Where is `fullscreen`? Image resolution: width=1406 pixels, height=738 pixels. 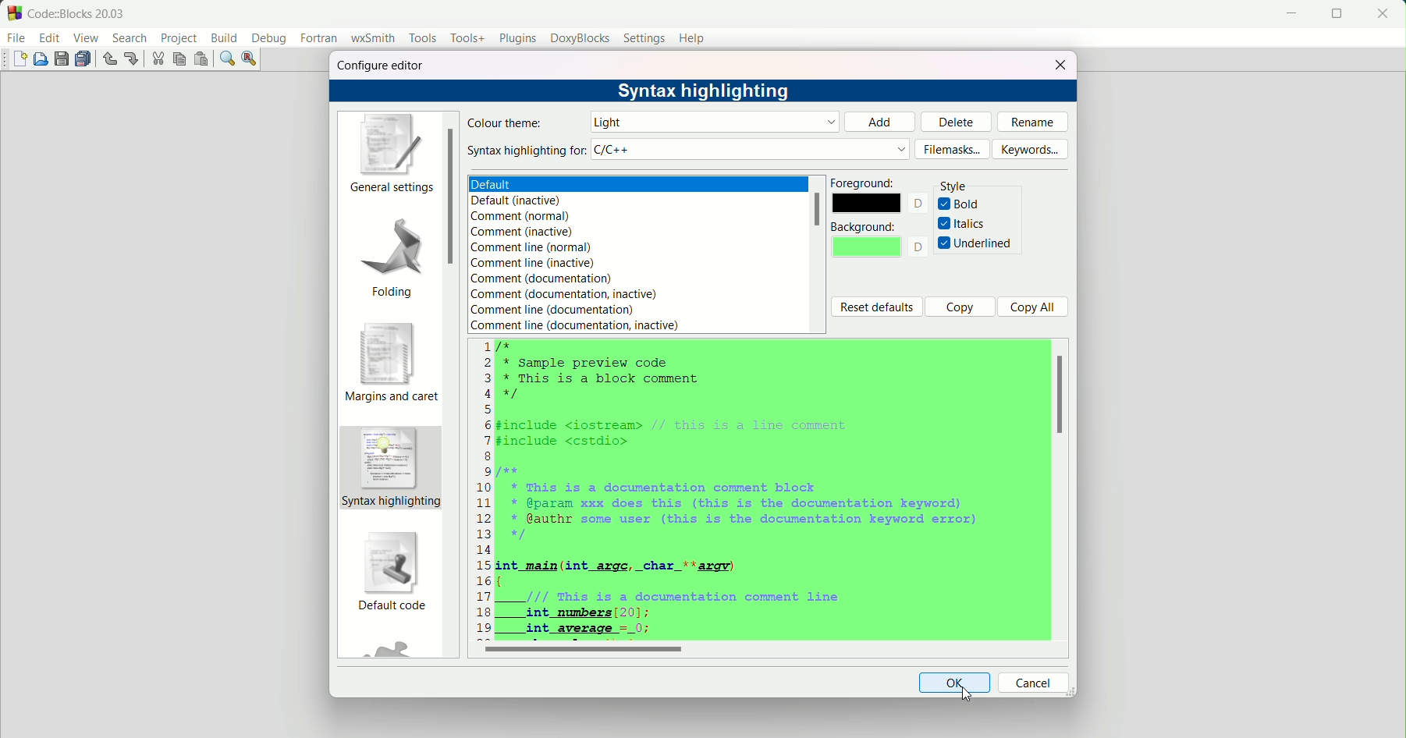
fullscreen is located at coordinates (1337, 14).